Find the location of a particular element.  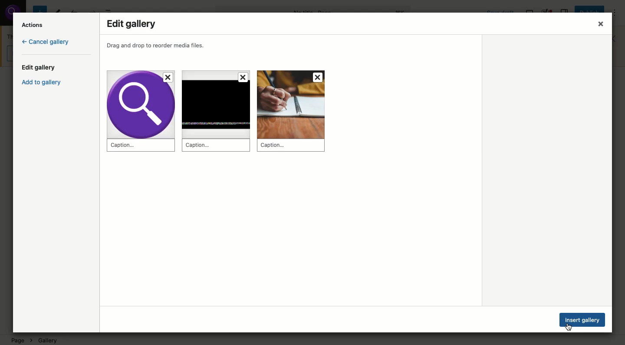

Close is located at coordinates (595, 23).